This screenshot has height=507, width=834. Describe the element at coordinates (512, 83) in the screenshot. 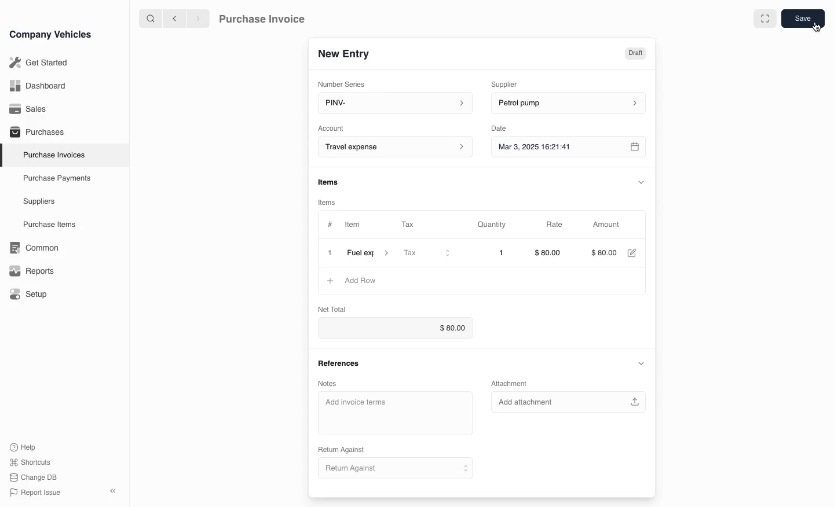

I see `Supplier` at that location.